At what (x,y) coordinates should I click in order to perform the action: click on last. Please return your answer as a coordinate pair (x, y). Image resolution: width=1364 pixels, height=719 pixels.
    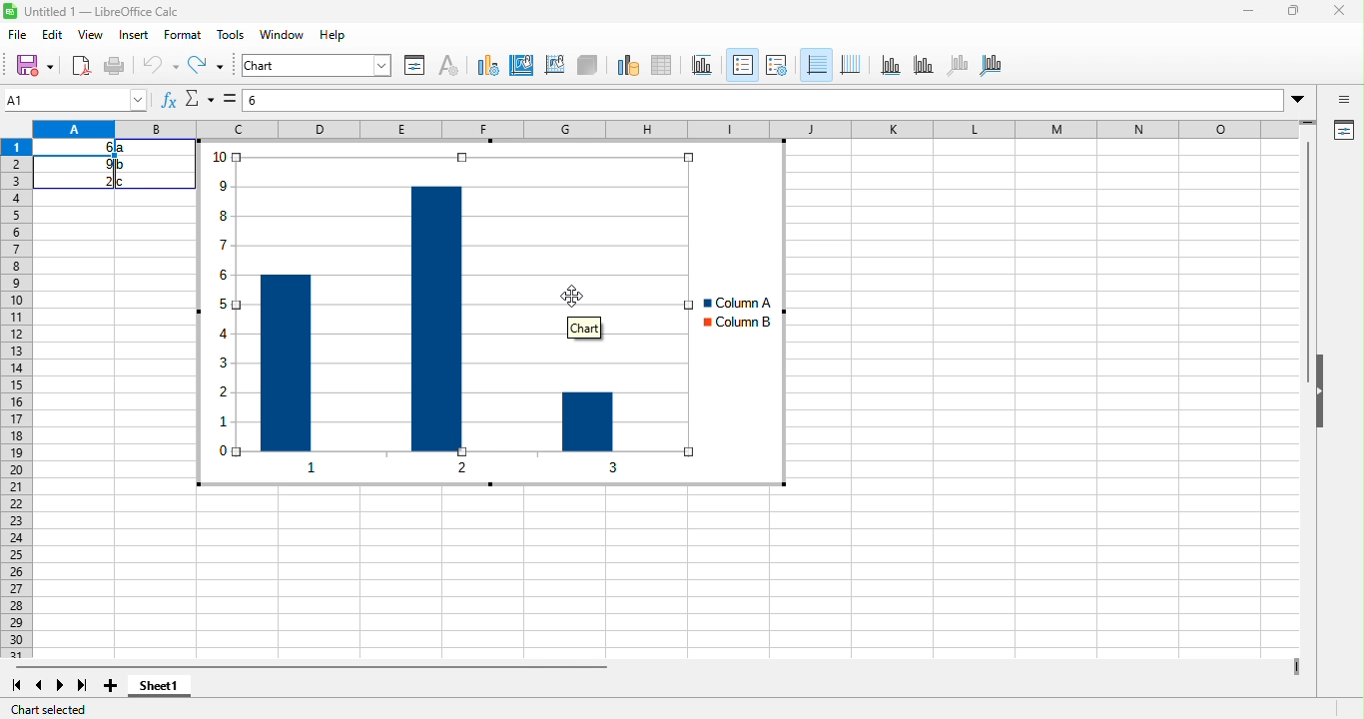
    Looking at the image, I should click on (85, 687).